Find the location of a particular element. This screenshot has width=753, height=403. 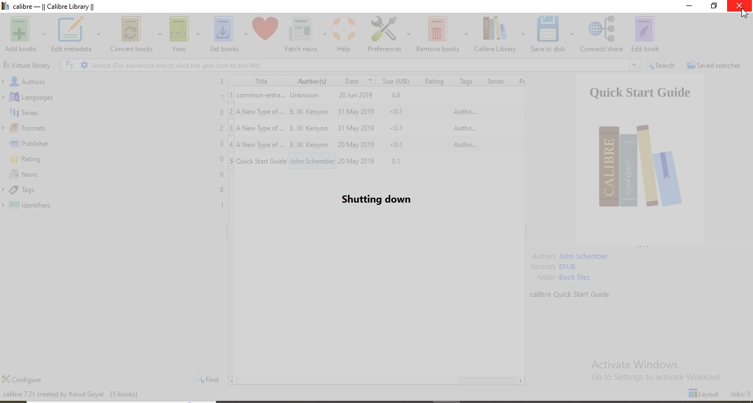

Unknown is located at coordinates (311, 95).